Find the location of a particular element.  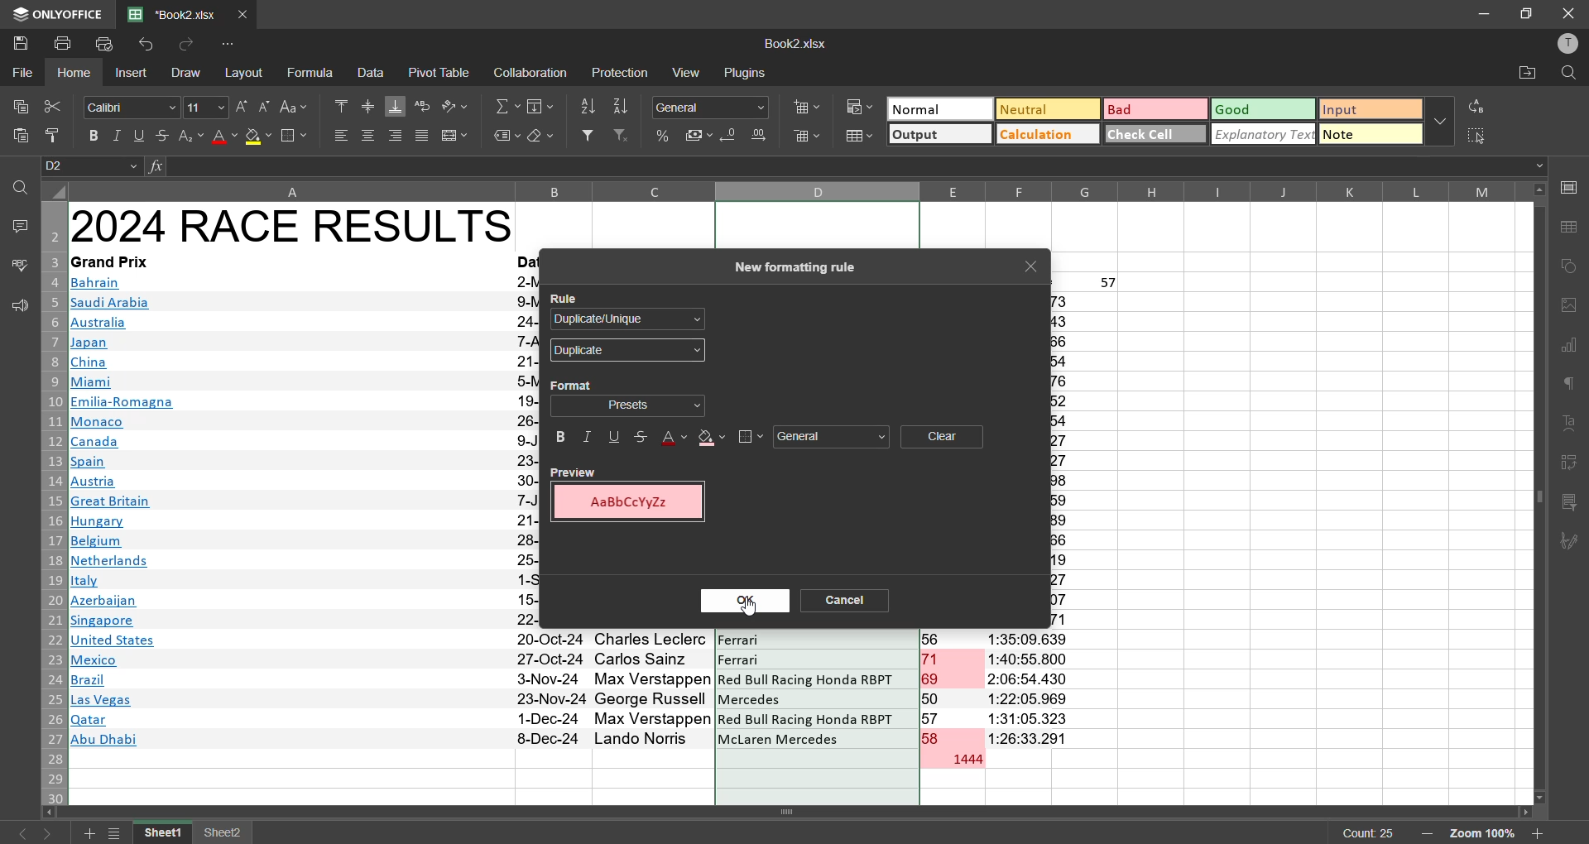

plugins is located at coordinates (745, 72).